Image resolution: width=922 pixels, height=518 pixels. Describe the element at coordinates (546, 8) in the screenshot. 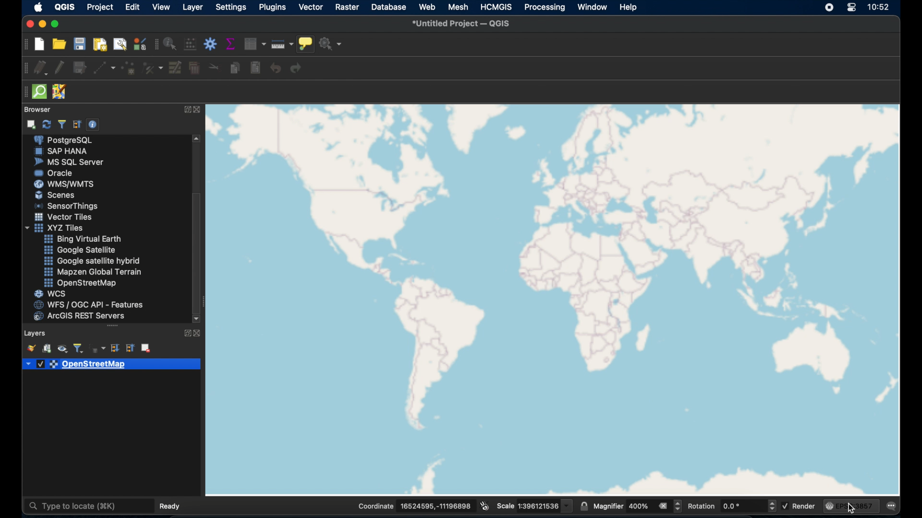

I see `processing` at that location.